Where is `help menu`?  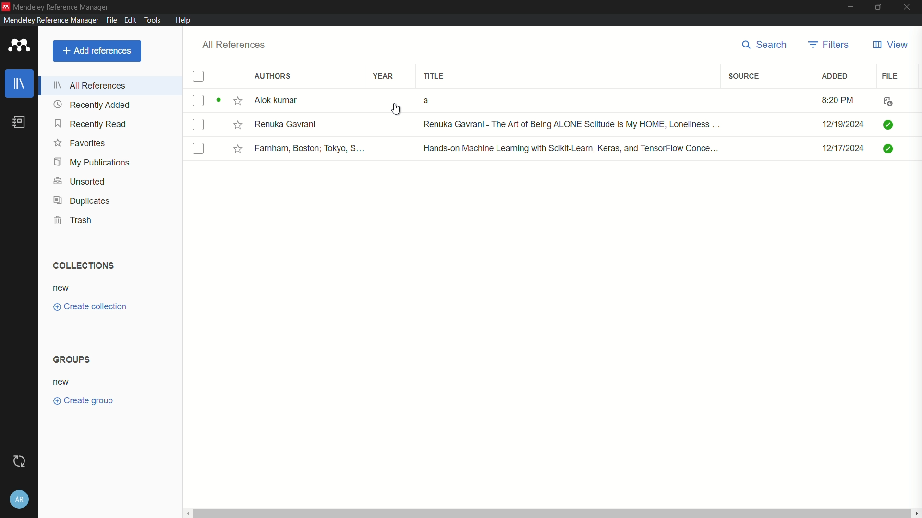
help menu is located at coordinates (182, 20).